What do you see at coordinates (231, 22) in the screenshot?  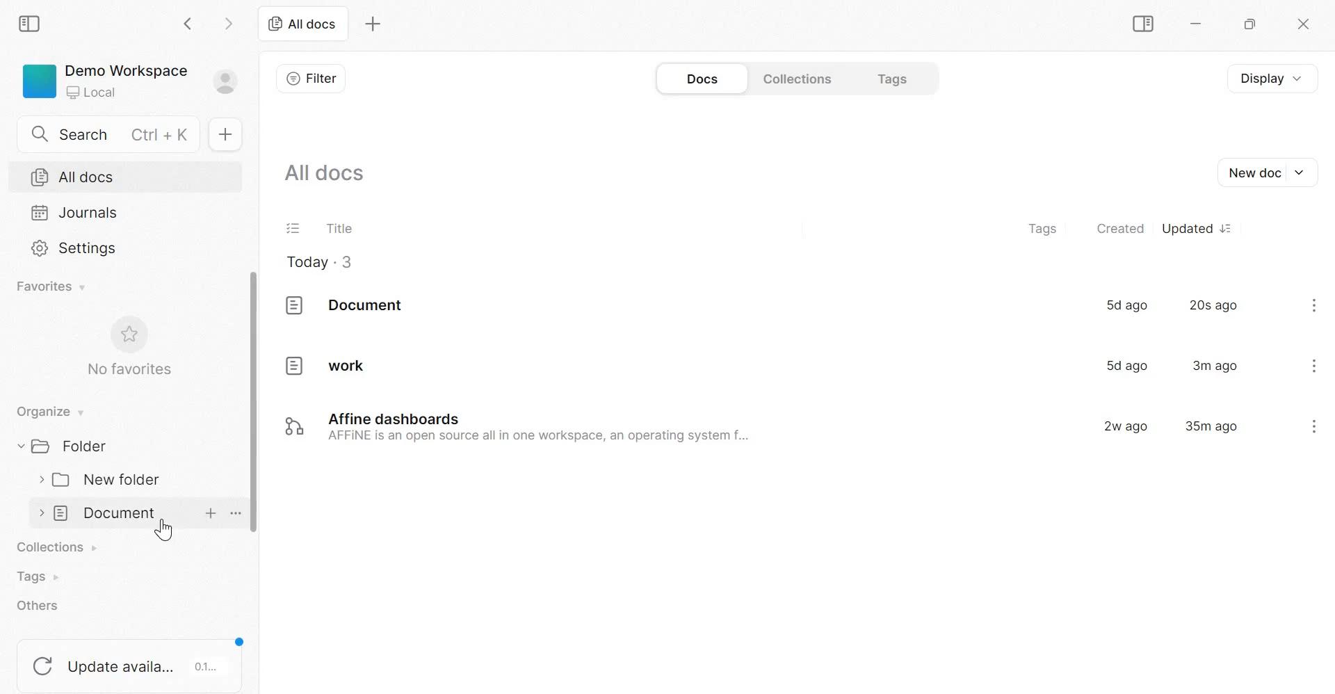 I see `go forward` at bounding box center [231, 22].